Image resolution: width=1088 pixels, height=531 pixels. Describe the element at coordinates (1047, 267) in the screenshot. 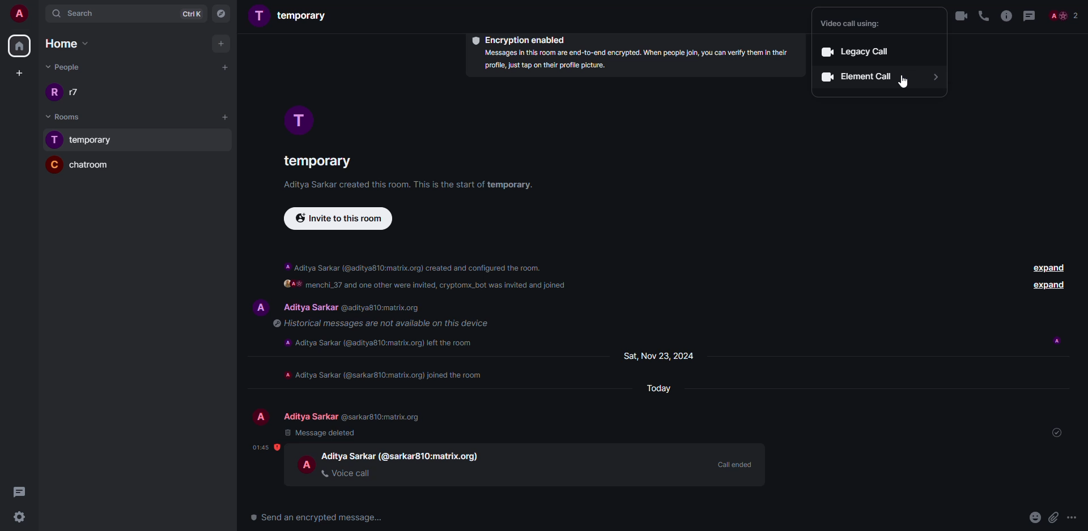

I see `expand` at that location.